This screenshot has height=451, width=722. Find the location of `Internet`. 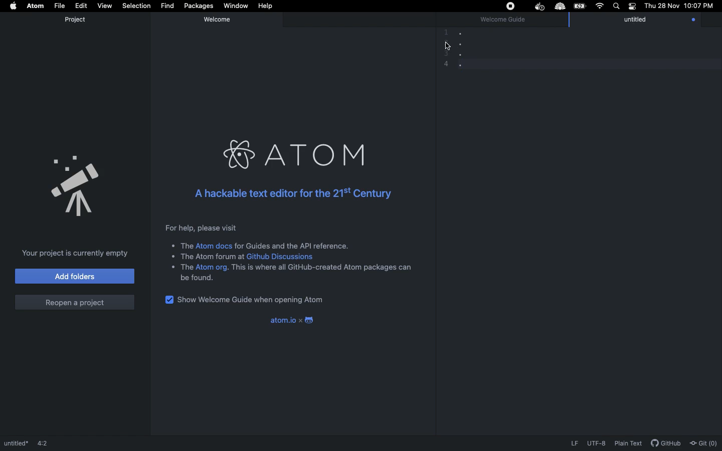

Internet is located at coordinates (598, 7).